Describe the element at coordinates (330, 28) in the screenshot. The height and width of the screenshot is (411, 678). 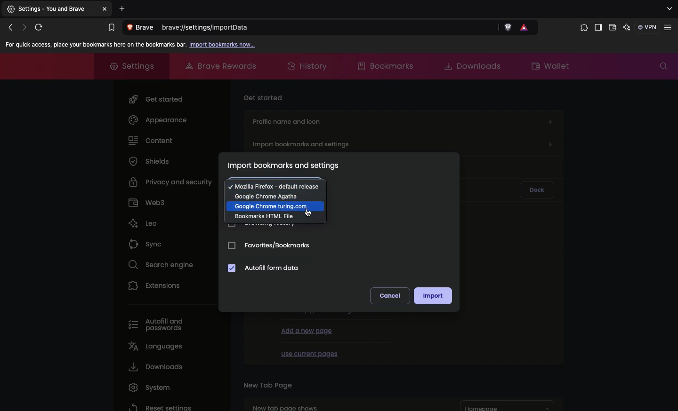
I see `brave://settings/importdata` at that location.